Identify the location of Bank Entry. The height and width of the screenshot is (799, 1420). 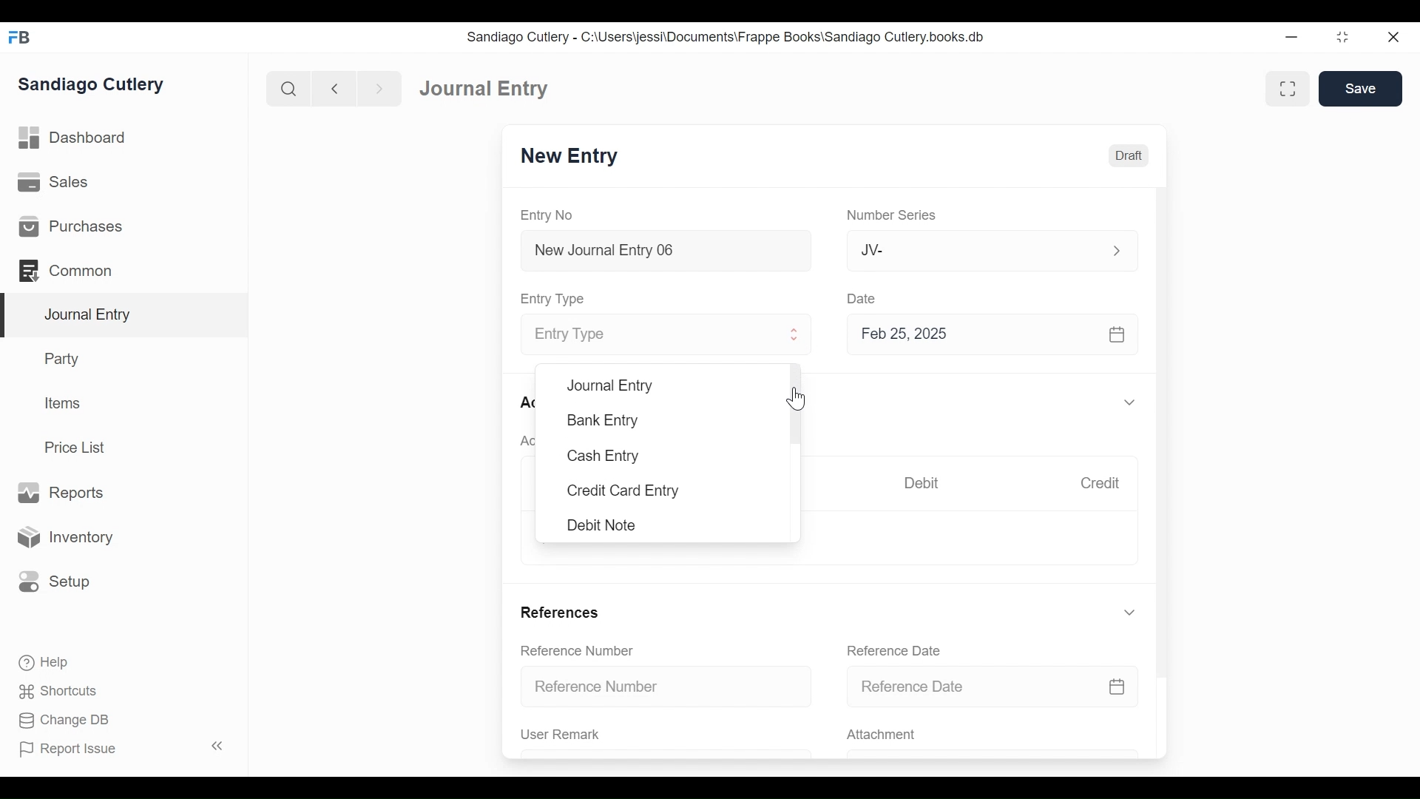
(604, 420).